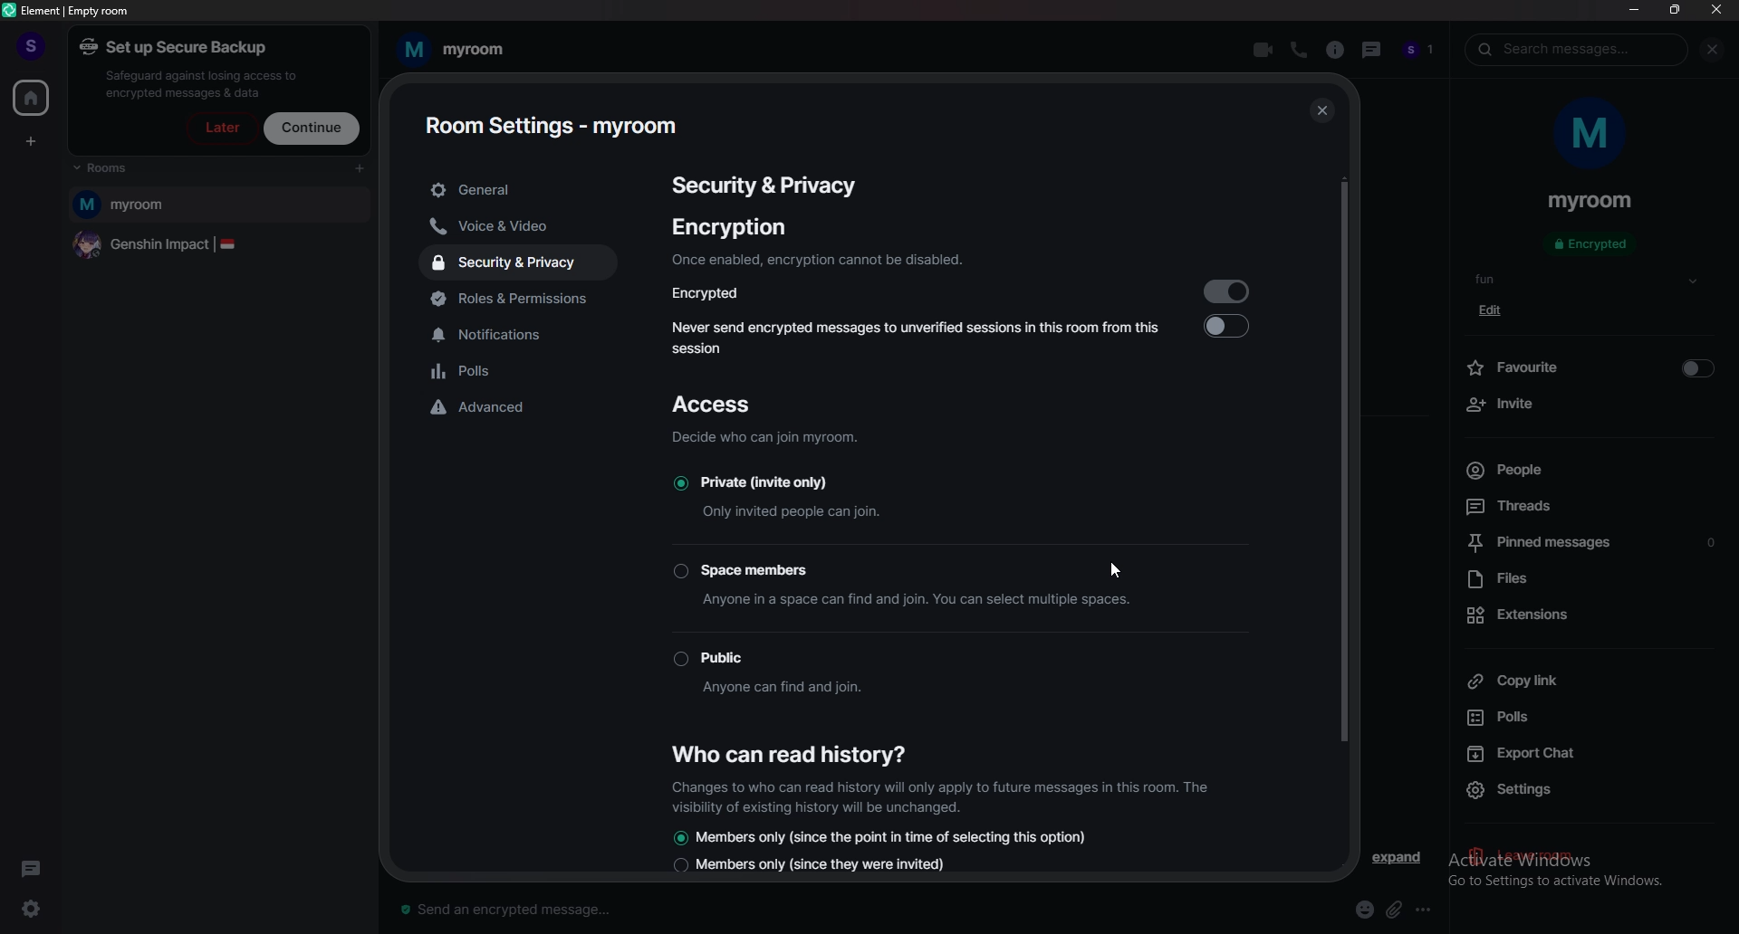  Describe the element at coordinates (122, 169) in the screenshot. I see `rooms` at that location.